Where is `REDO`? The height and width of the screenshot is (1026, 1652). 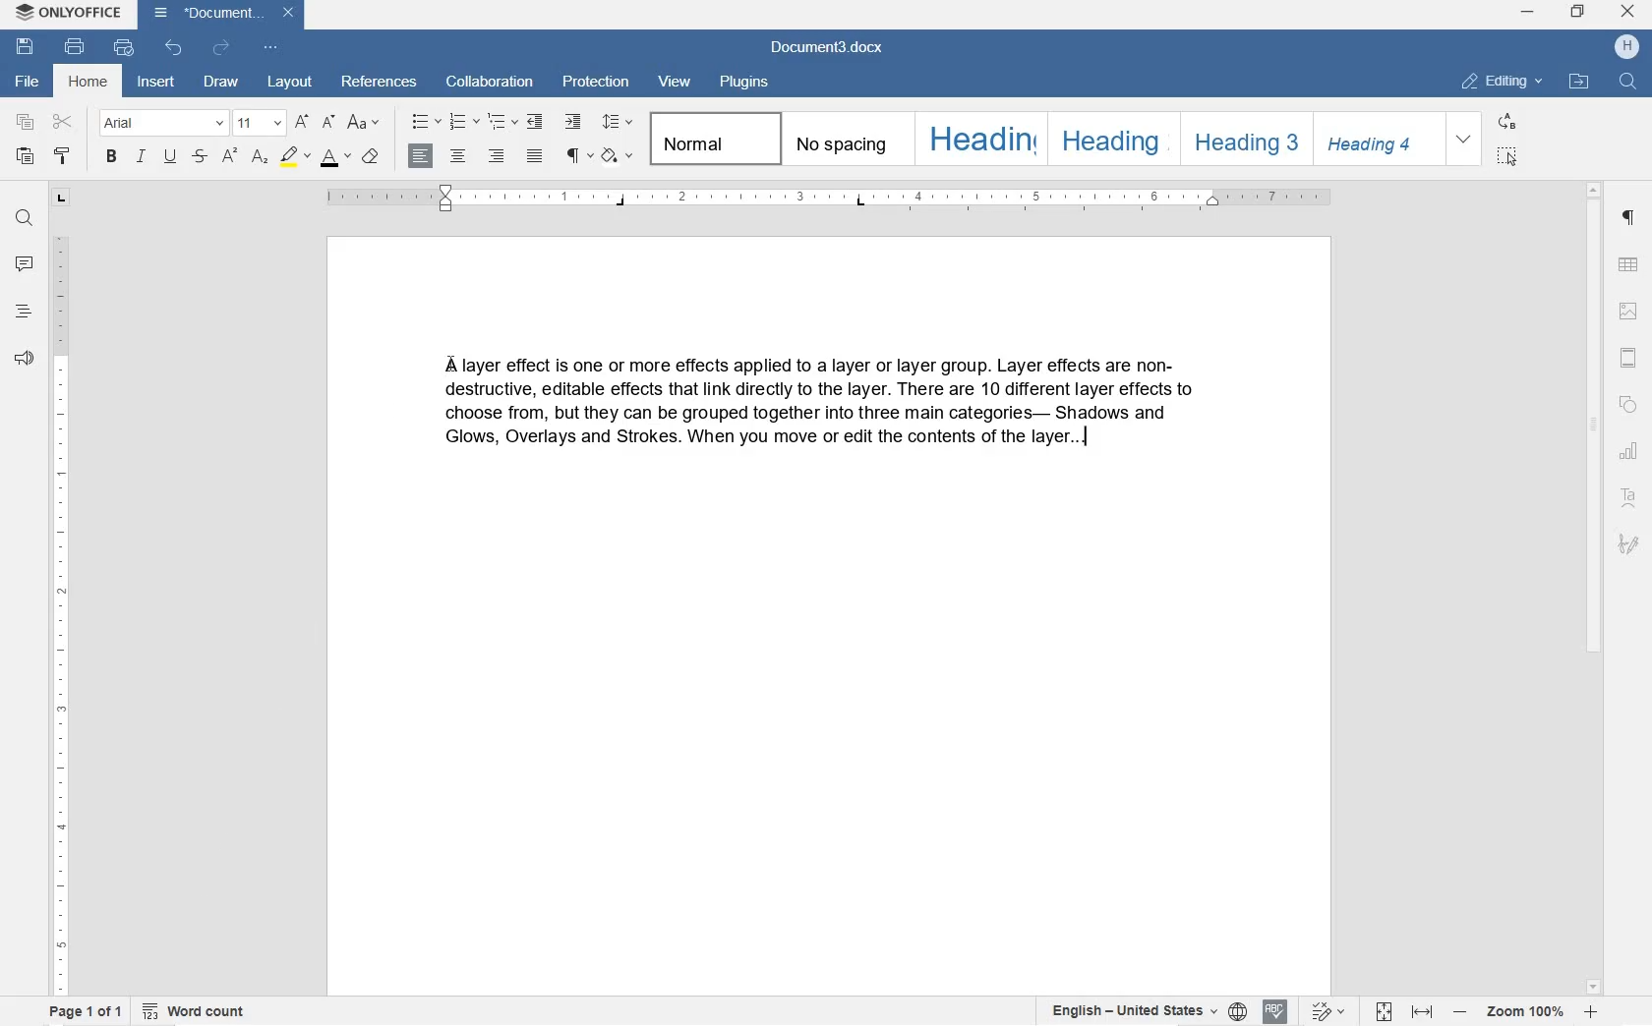
REDO is located at coordinates (220, 49).